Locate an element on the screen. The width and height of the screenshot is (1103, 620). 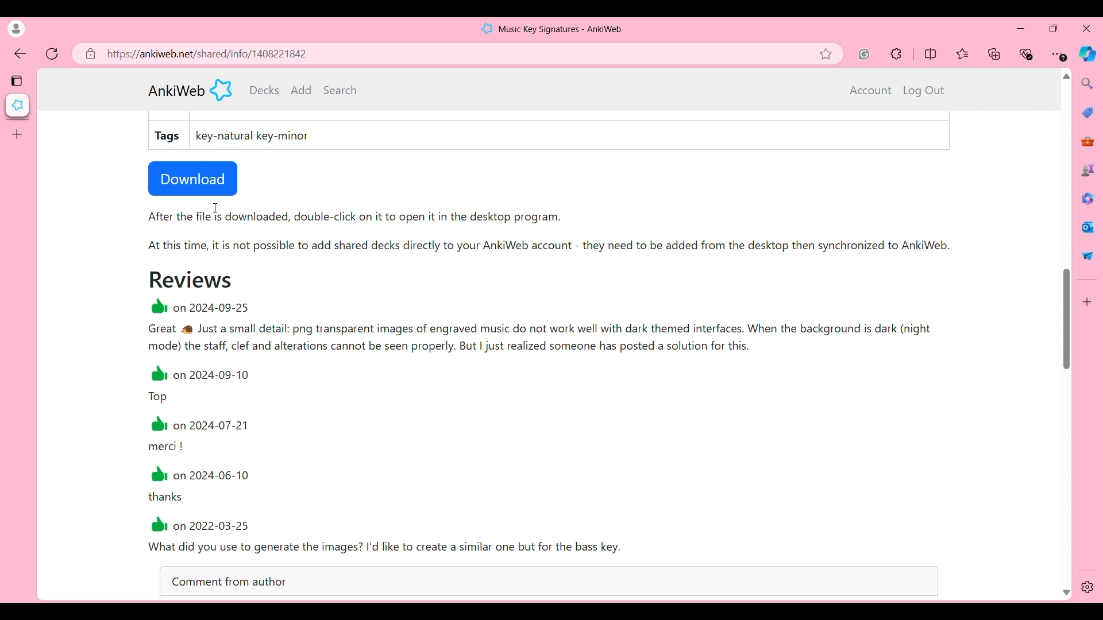
Search is located at coordinates (1088, 83).